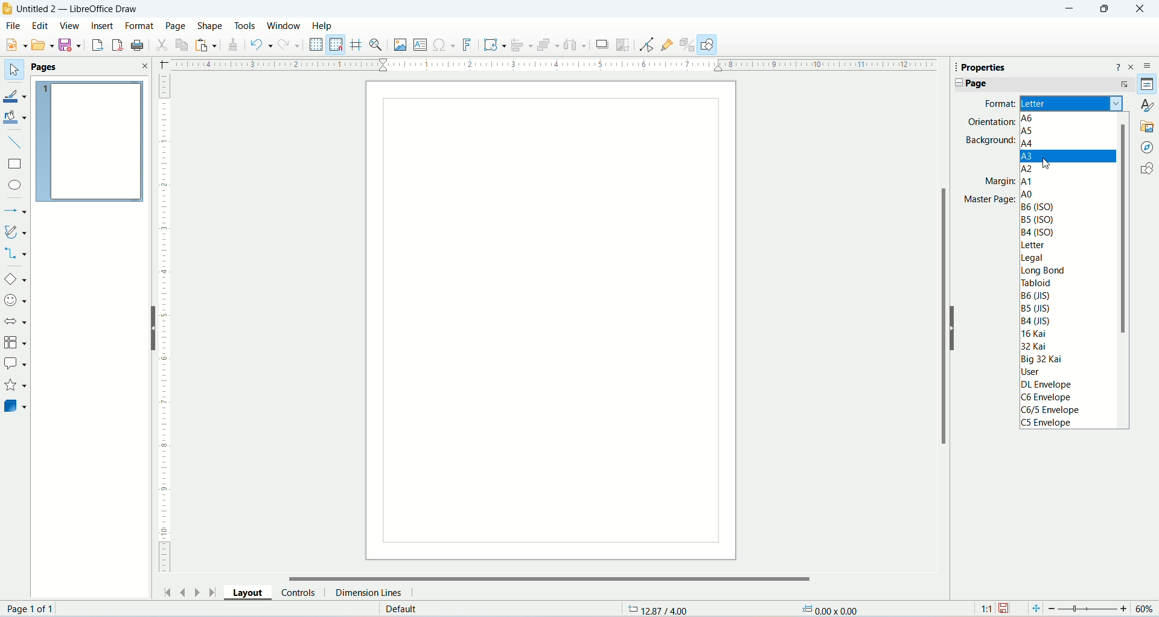 The height and width of the screenshot is (617, 1159). I want to click on logo, so click(8, 9).